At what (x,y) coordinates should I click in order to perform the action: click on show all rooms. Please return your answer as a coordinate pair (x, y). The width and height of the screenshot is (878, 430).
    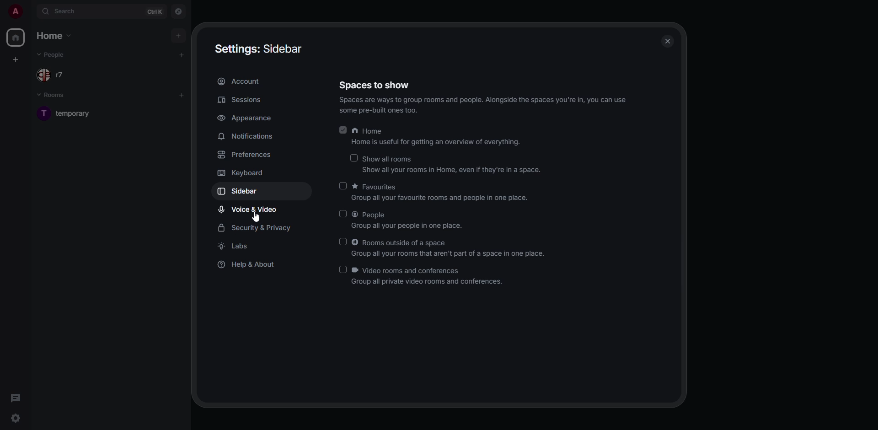
    Looking at the image, I should click on (390, 158).